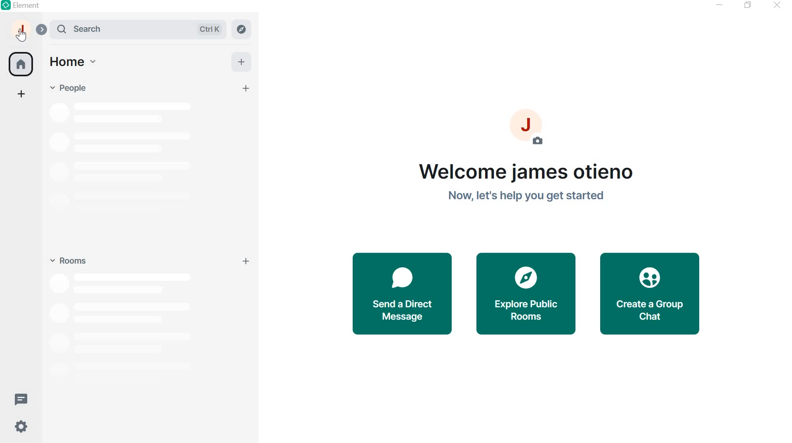  Describe the element at coordinates (242, 29) in the screenshot. I see `EXPLORE ROOMS` at that location.